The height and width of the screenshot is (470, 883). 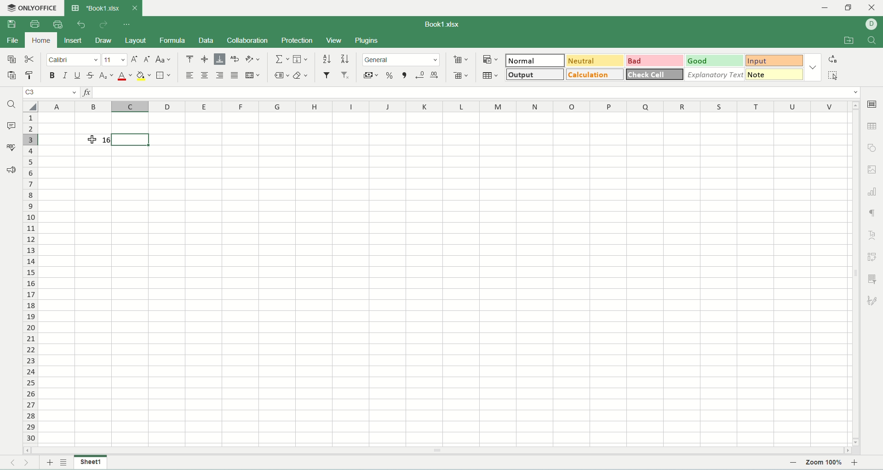 I want to click on fill, so click(x=301, y=59).